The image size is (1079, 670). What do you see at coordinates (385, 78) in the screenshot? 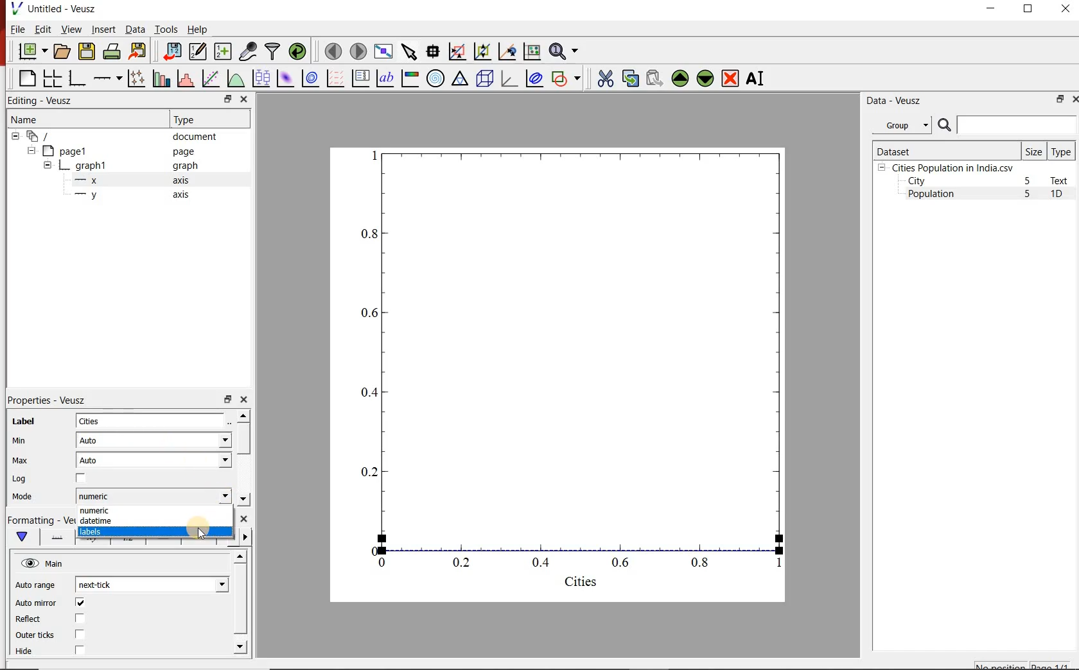
I see `text label` at bounding box center [385, 78].